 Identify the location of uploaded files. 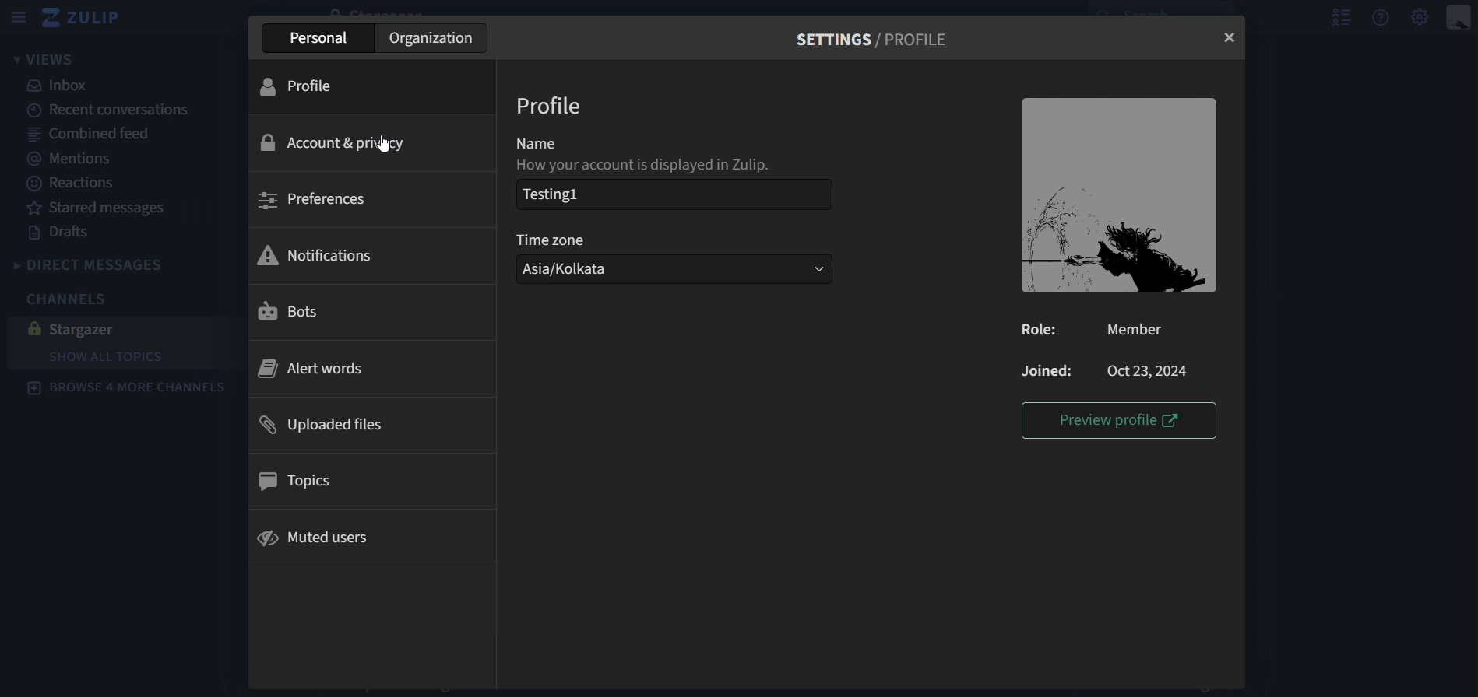
(338, 422).